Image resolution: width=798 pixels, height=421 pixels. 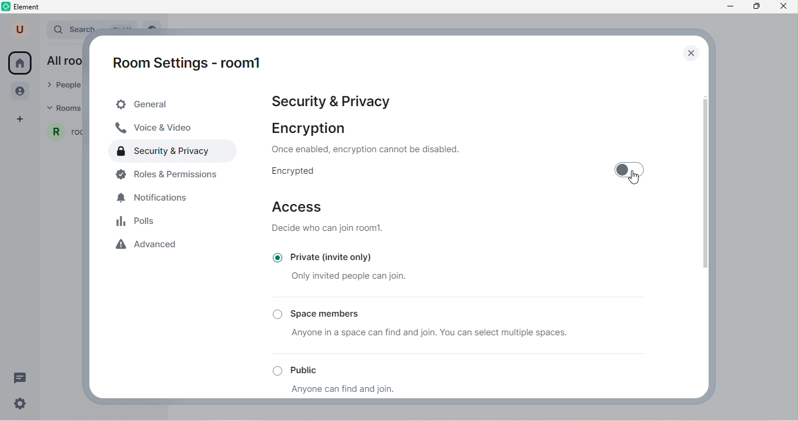 What do you see at coordinates (21, 120) in the screenshot?
I see `add space` at bounding box center [21, 120].